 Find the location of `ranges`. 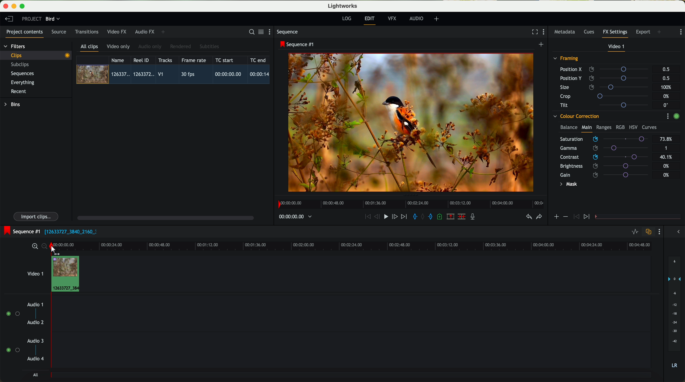

ranges is located at coordinates (604, 127).